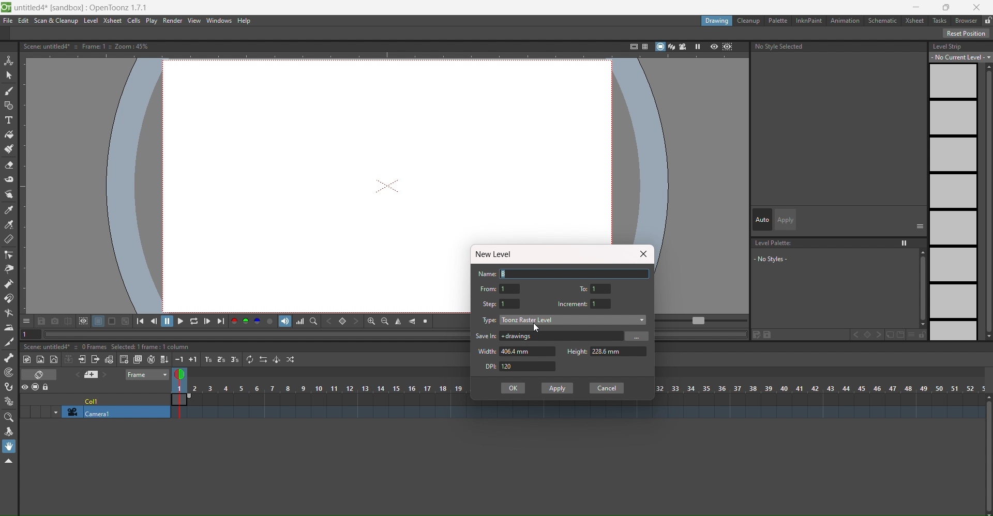 This screenshot has height=516, width=993. I want to click on tool, so click(55, 320).